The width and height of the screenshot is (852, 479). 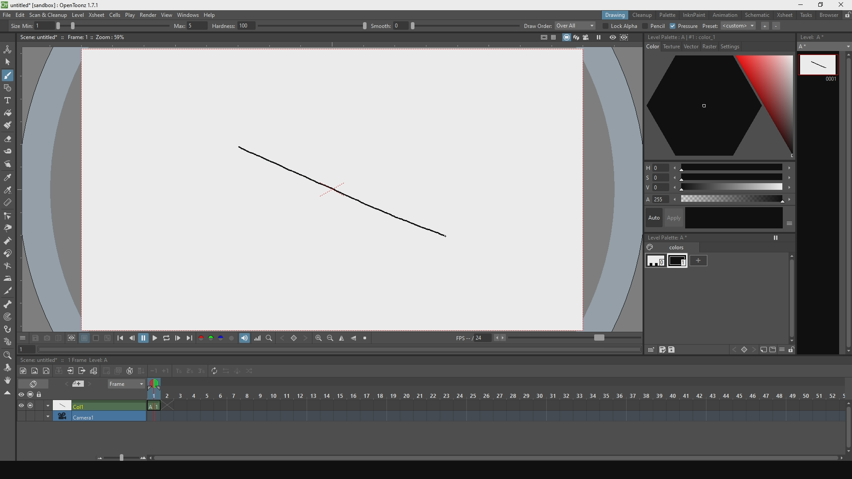 What do you see at coordinates (8, 381) in the screenshot?
I see `rotate` at bounding box center [8, 381].